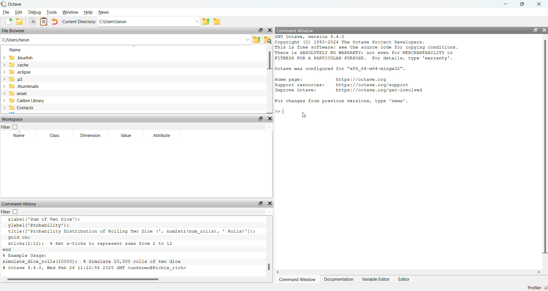 The height and width of the screenshot is (291, 548). I want to click on Editor, so click(404, 279).